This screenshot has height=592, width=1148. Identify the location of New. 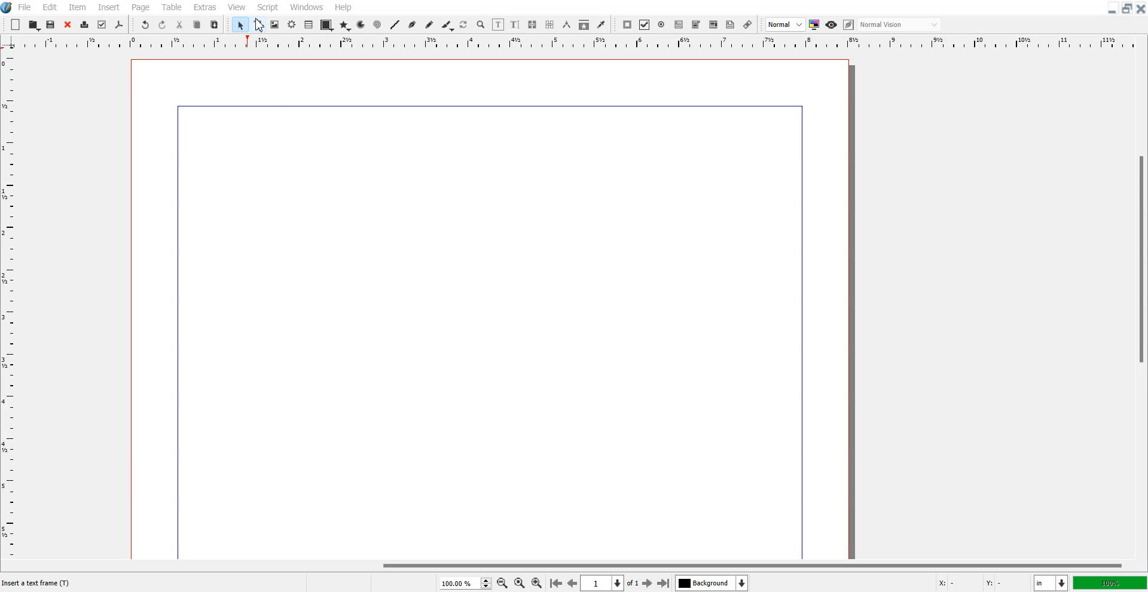
(16, 25).